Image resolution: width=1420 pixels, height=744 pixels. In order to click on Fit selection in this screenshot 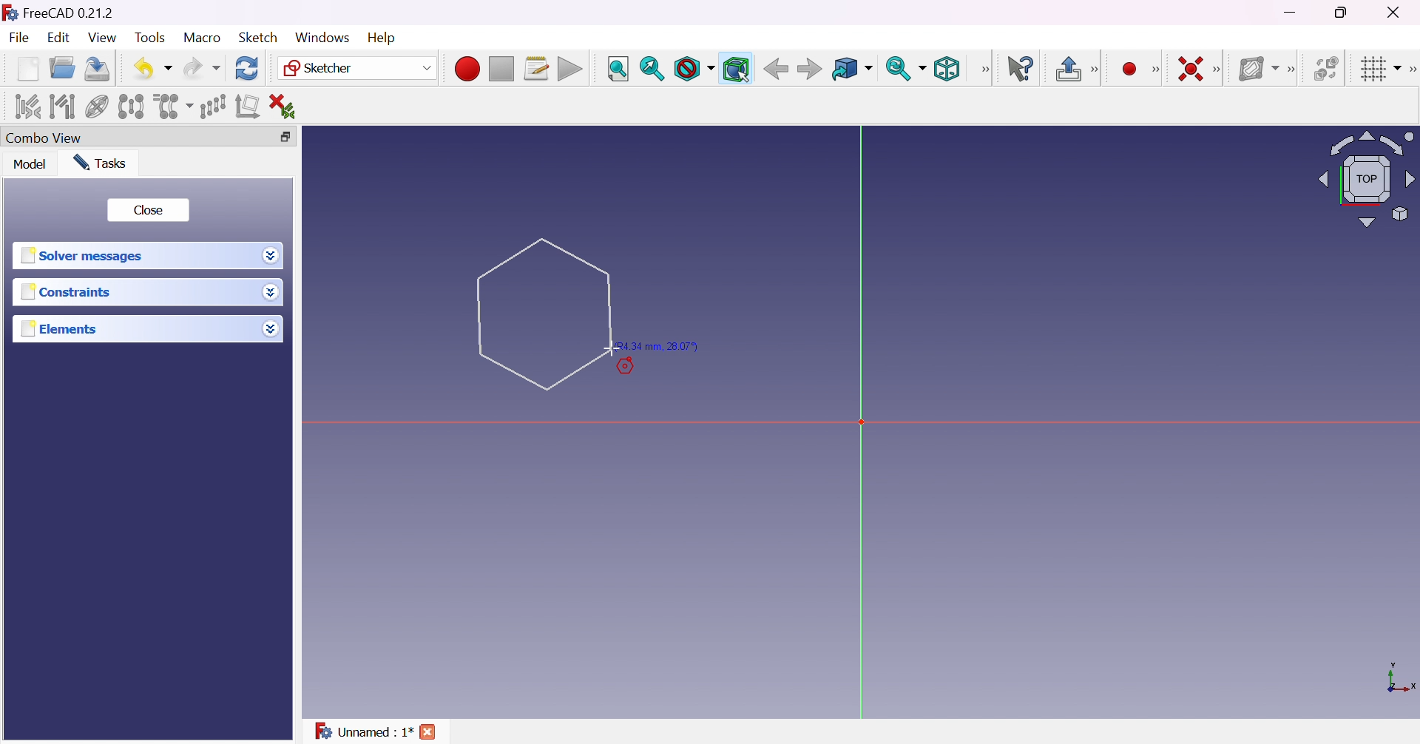, I will do `click(652, 69)`.